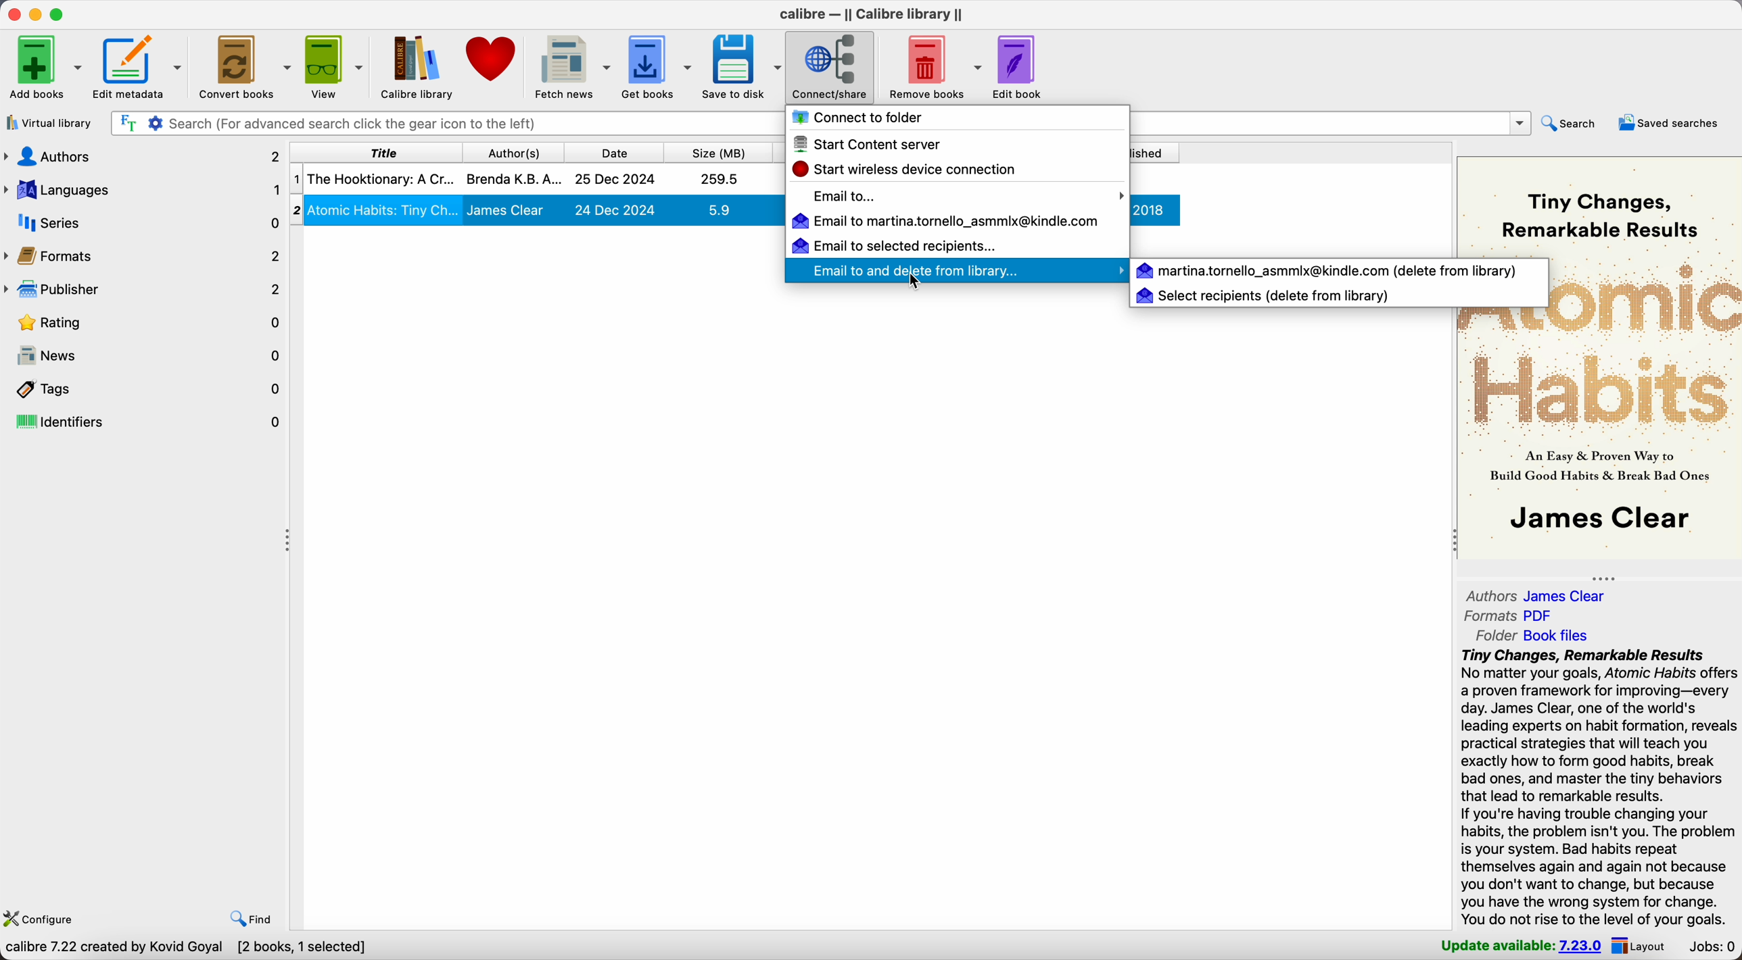  What do you see at coordinates (1019, 68) in the screenshot?
I see `edit book` at bounding box center [1019, 68].